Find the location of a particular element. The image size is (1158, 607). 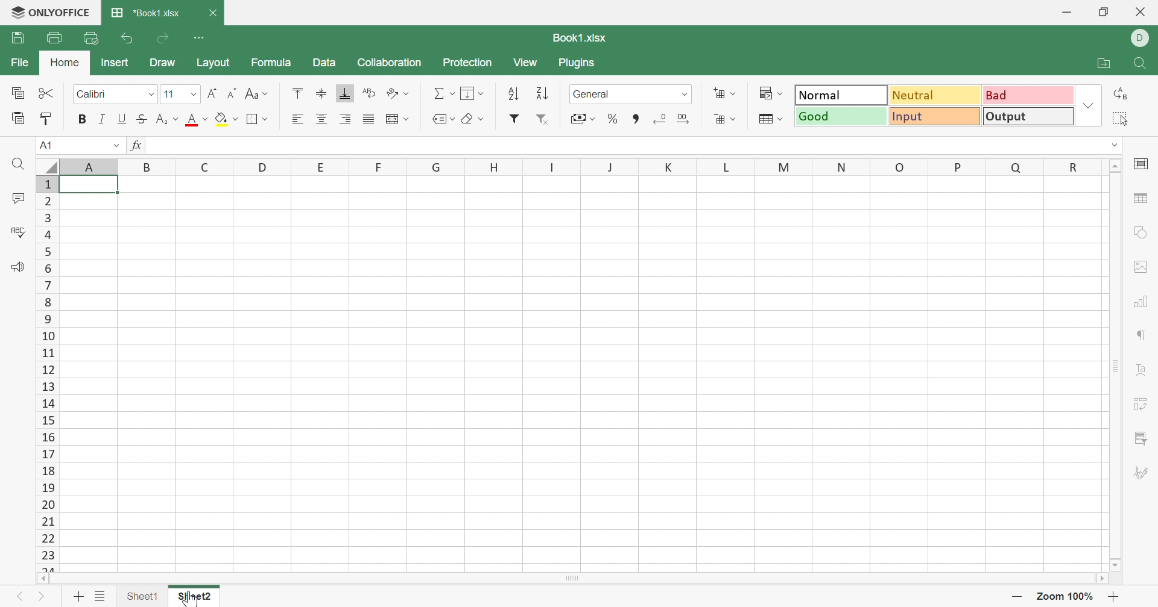

Previous is located at coordinates (20, 594).